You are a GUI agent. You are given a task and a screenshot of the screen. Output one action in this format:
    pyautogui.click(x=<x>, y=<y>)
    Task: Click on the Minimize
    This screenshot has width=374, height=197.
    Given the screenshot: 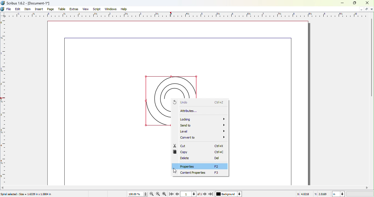 What is the action you would take?
    pyautogui.click(x=366, y=9)
    